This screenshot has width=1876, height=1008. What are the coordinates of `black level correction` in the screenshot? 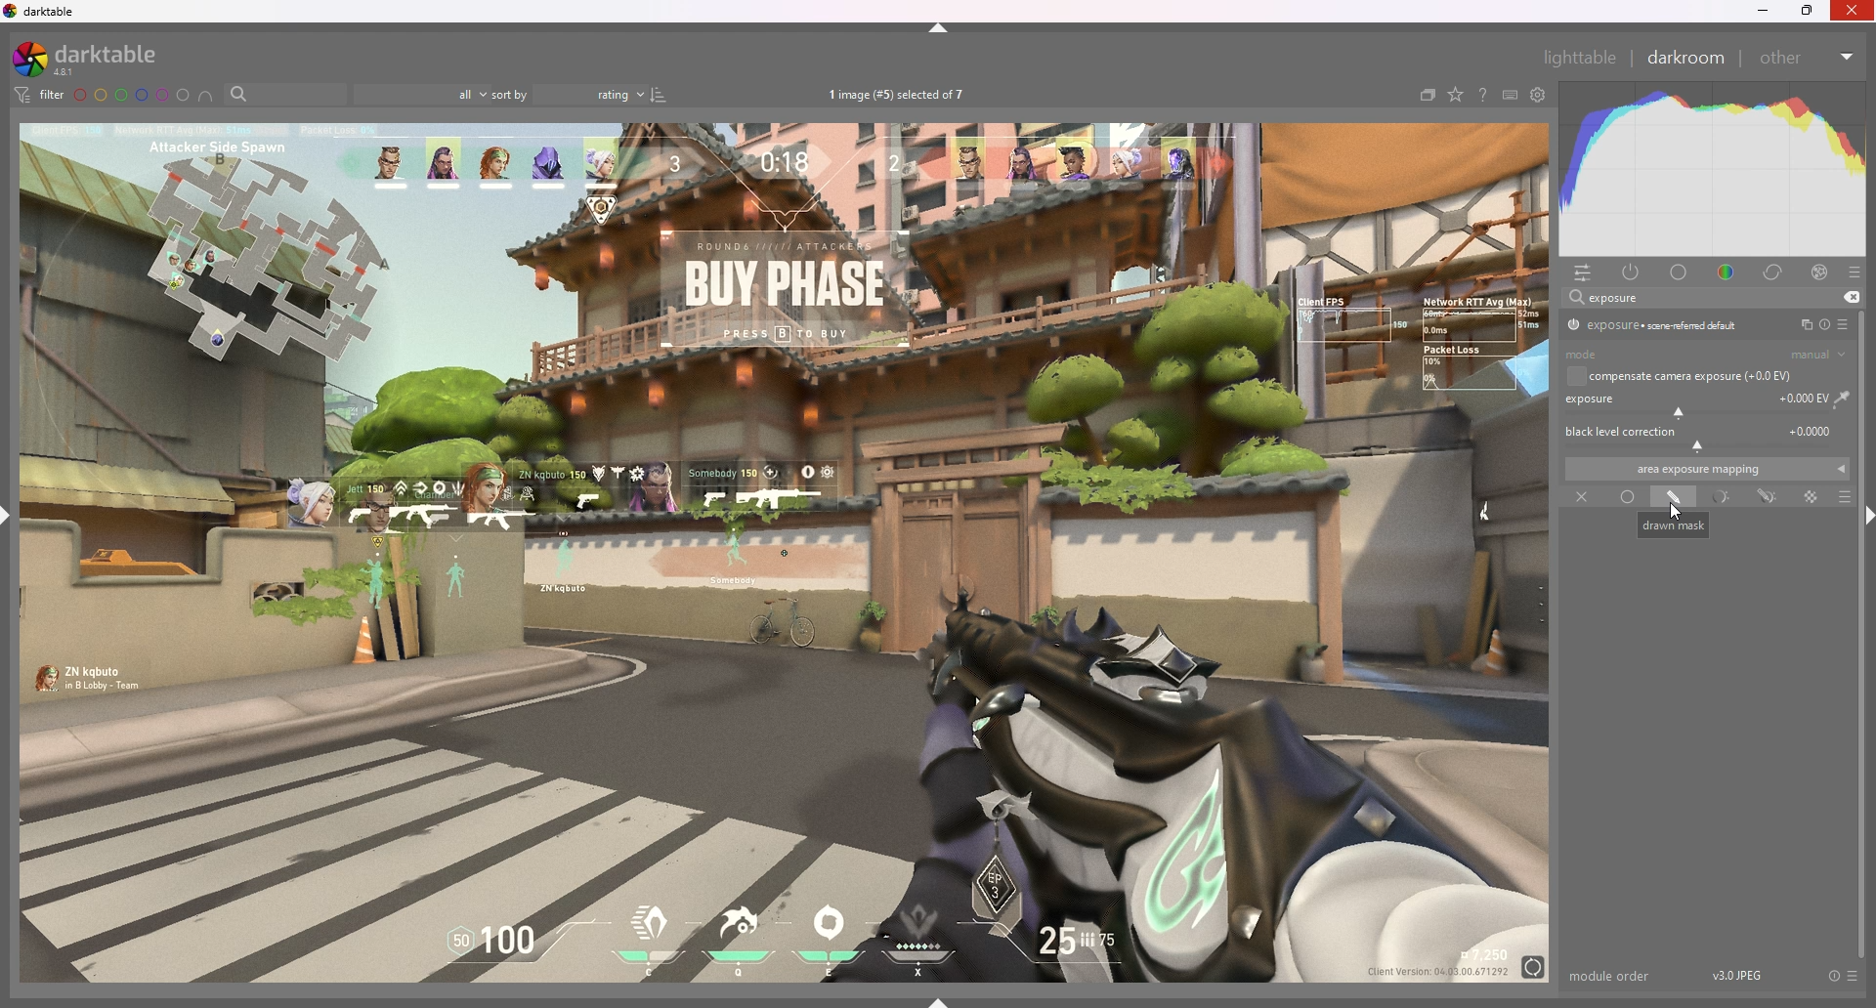 It's located at (1705, 437).